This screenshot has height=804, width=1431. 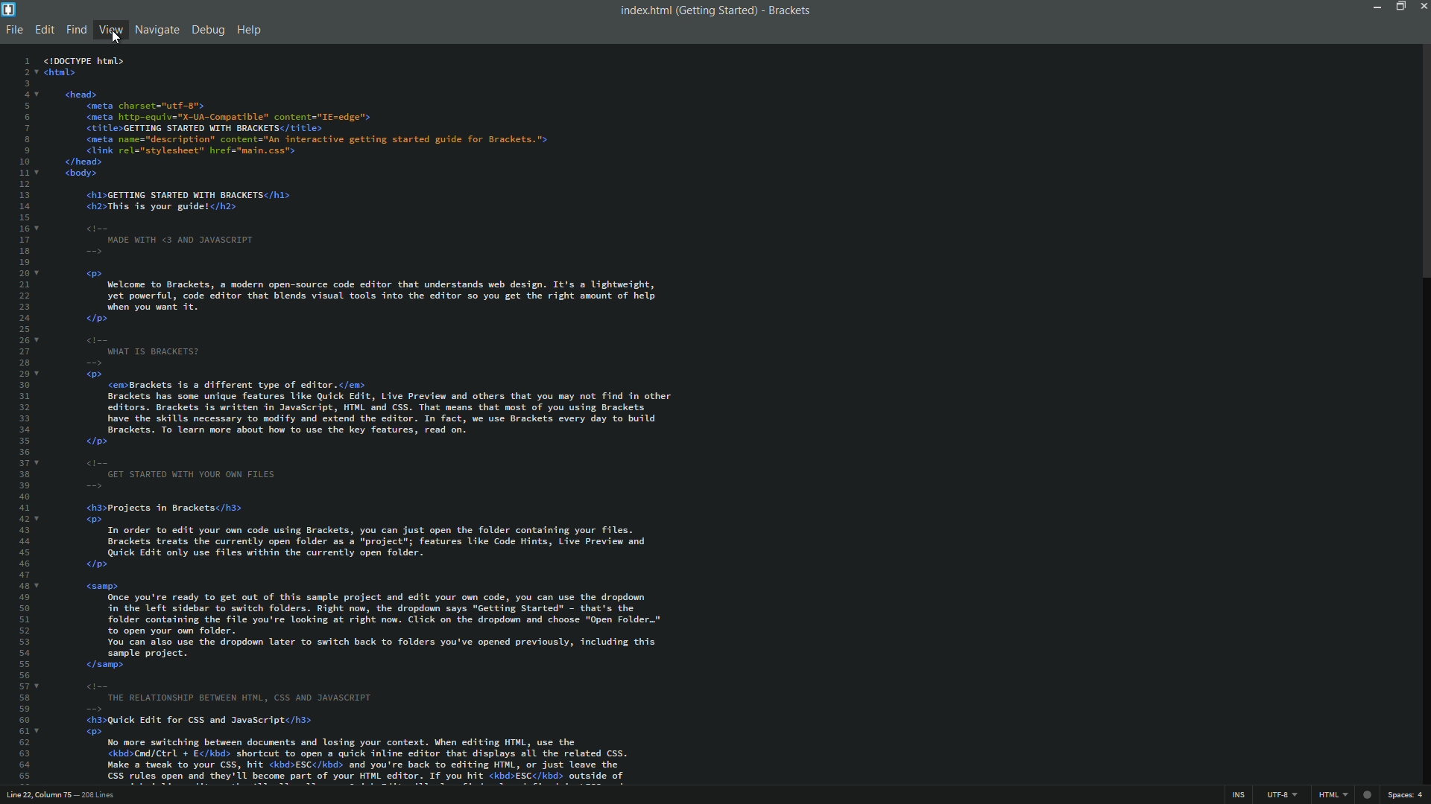 I want to click on <!DOCTYPE html>
<html>
<head>
<meta charsets"utf-g">
<meta http-equiv="X-UA-Conpatible" content="IE=edge">
<title>GETTING STARTED WITH BRACKETS</title>
<meta name="description" content="An interactive getting started guide for Brackets.">
<link rel="stylesheet" href="main.css">
</head>
<body>
<h1>GETTING STARTED WITH BRACKETS</h1>
<h2>This is your guidet</h2>
MADE WITH <3 AND JAVASCRIPT, so click(x=298, y=158).